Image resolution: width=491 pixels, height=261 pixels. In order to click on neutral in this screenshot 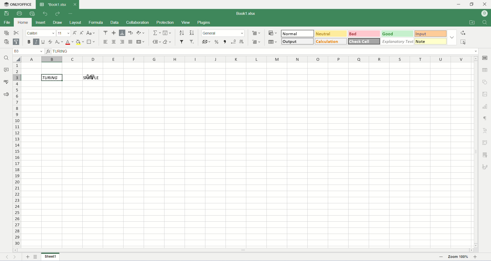, I will do `click(330, 33)`.